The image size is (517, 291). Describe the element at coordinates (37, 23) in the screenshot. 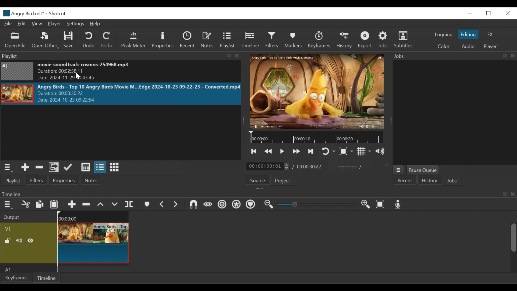

I see `View` at that location.